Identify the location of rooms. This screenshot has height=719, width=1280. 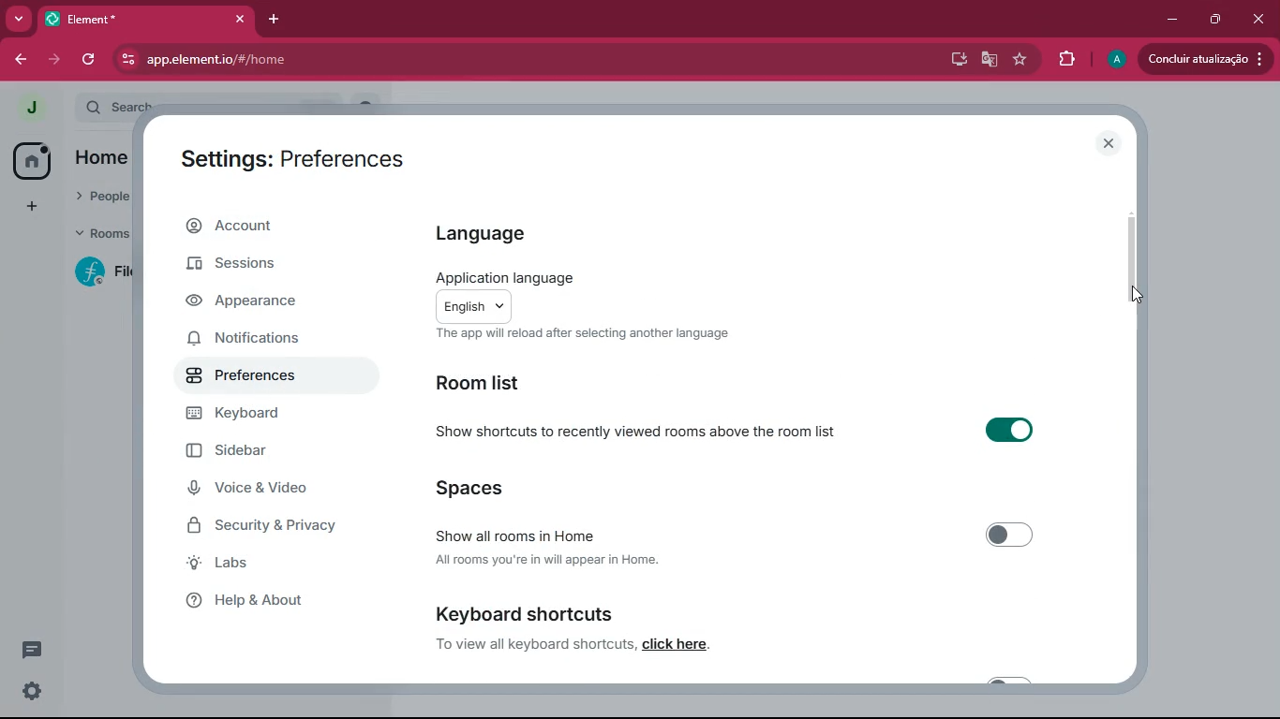
(101, 236).